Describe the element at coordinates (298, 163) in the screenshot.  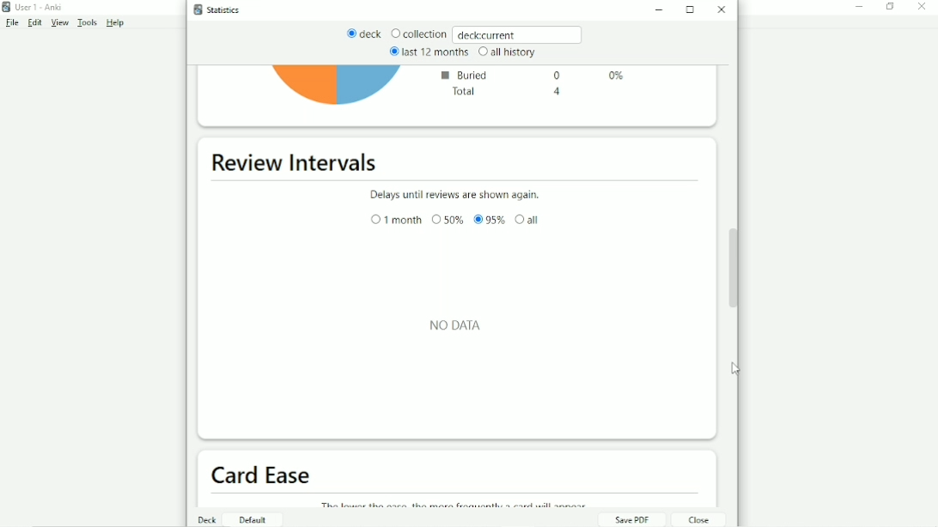
I see `Review Intervals` at that location.